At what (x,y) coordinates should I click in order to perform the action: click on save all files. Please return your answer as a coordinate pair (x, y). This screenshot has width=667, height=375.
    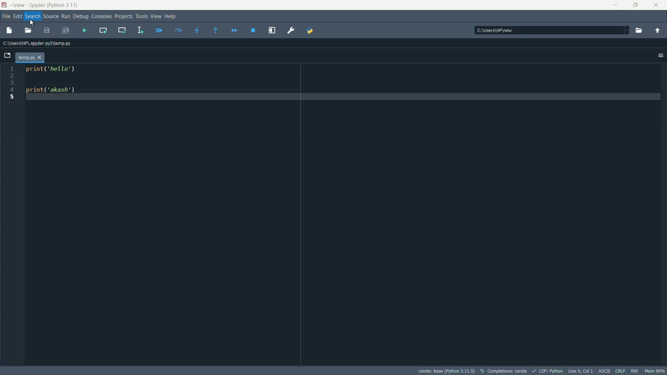
    Looking at the image, I should click on (65, 31).